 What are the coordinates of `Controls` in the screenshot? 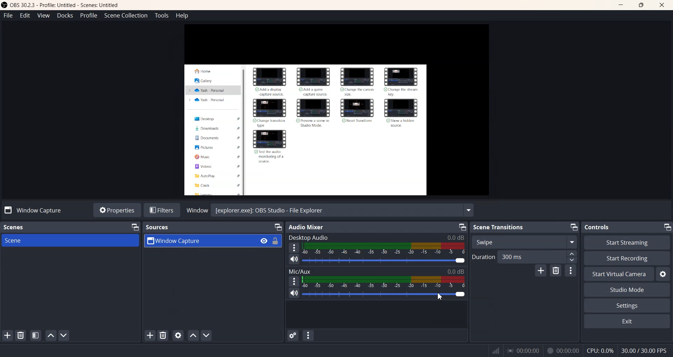 It's located at (599, 227).